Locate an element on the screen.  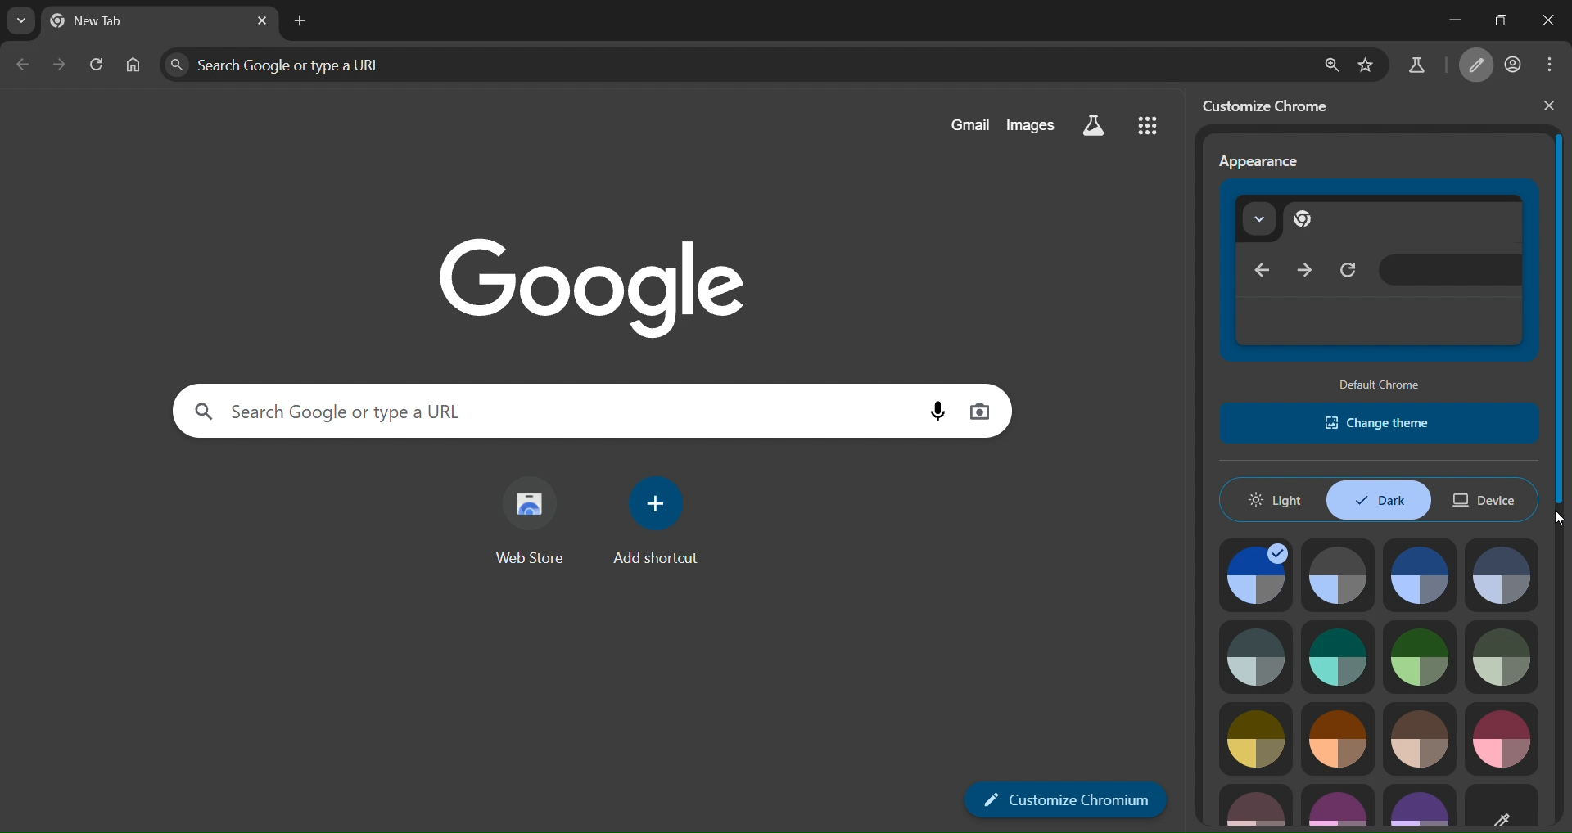
Search Google or type a URL is located at coordinates (737, 65).